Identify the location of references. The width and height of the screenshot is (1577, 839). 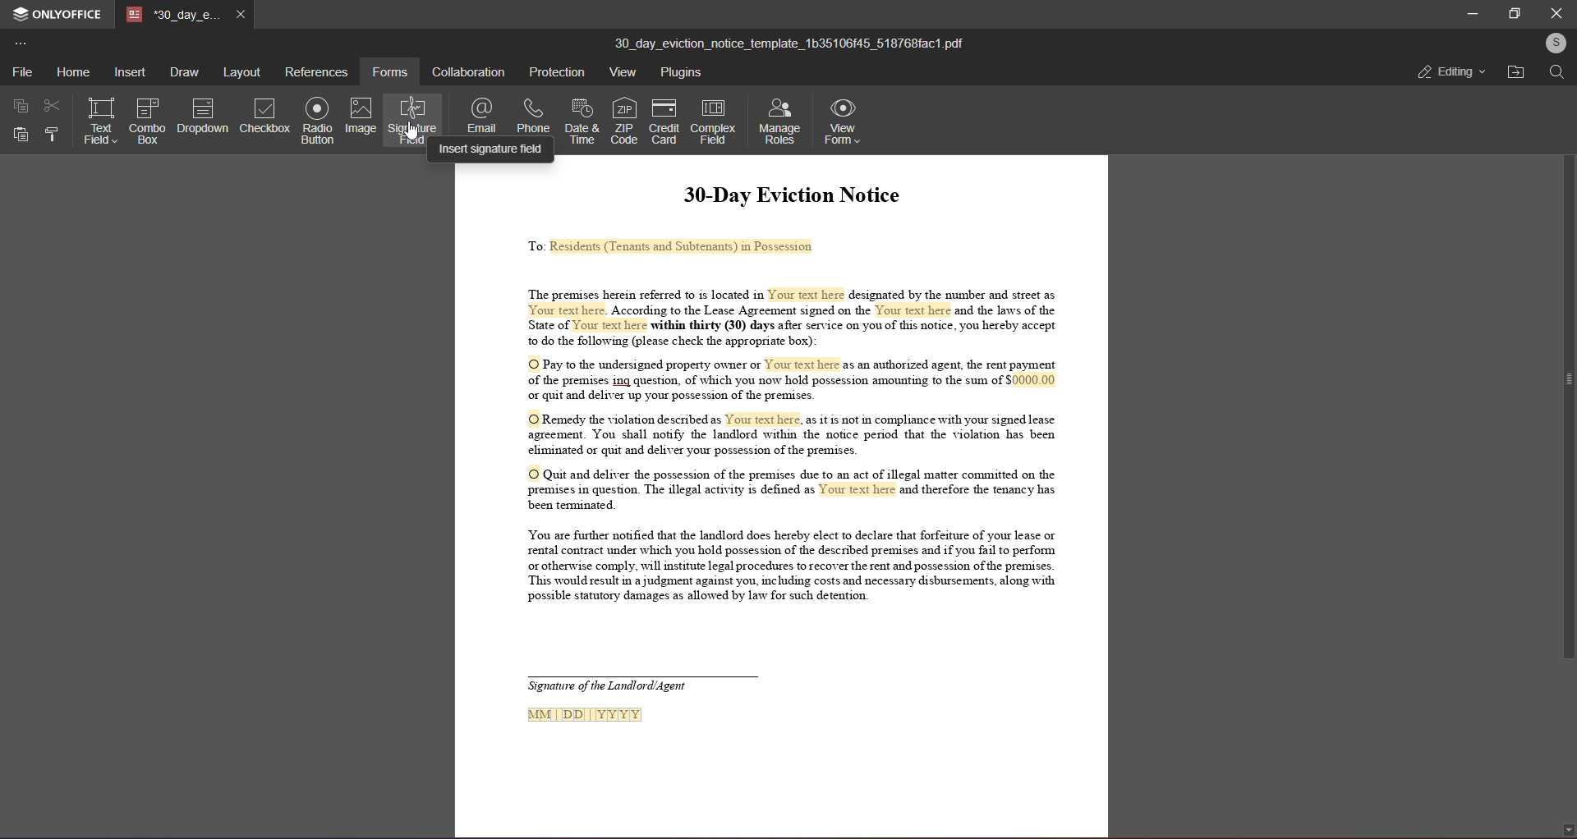
(317, 71).